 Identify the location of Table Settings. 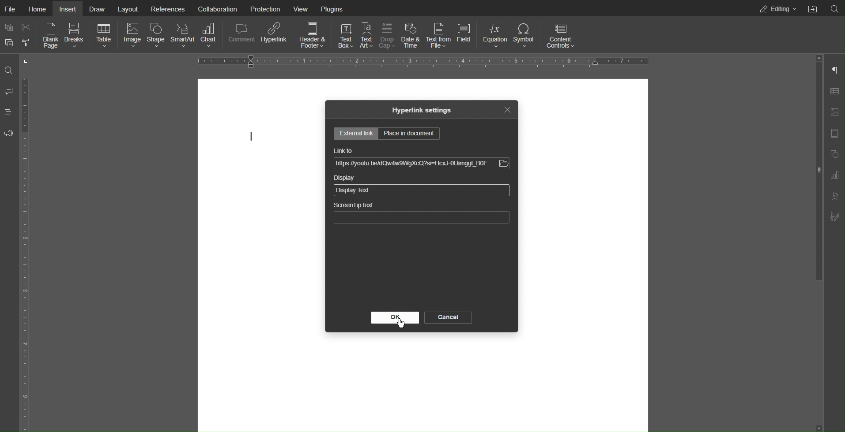
(834, 90).